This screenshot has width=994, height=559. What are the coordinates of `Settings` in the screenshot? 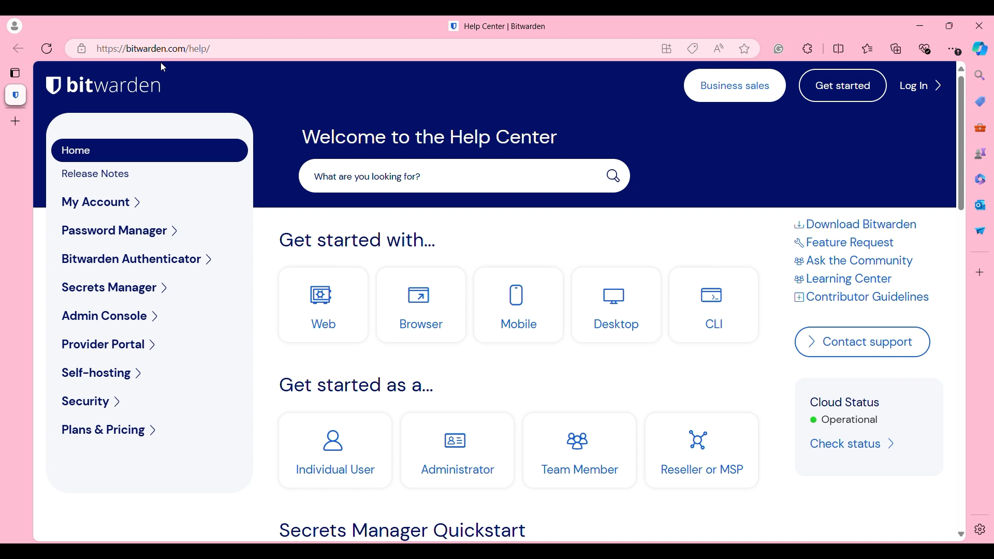 It's located at (980, 529).